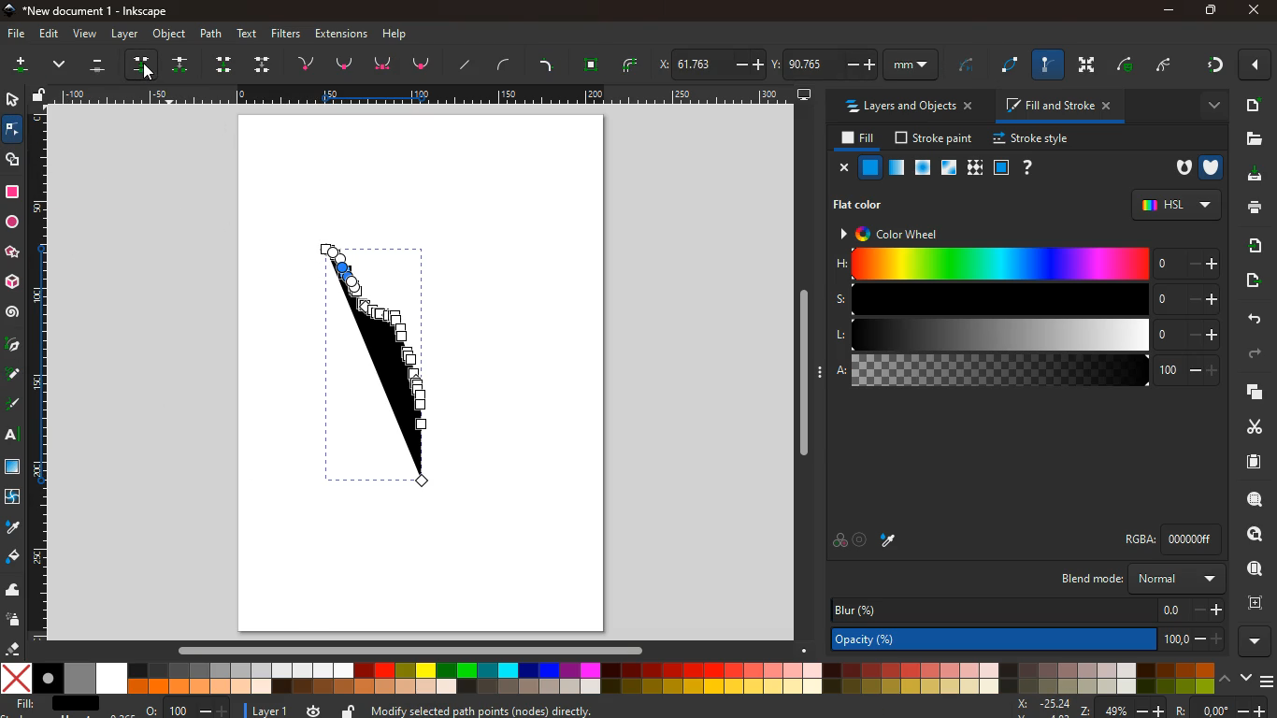  Describe the element at coordinates (84, 35) in the screenshot. I see `view` at that location.